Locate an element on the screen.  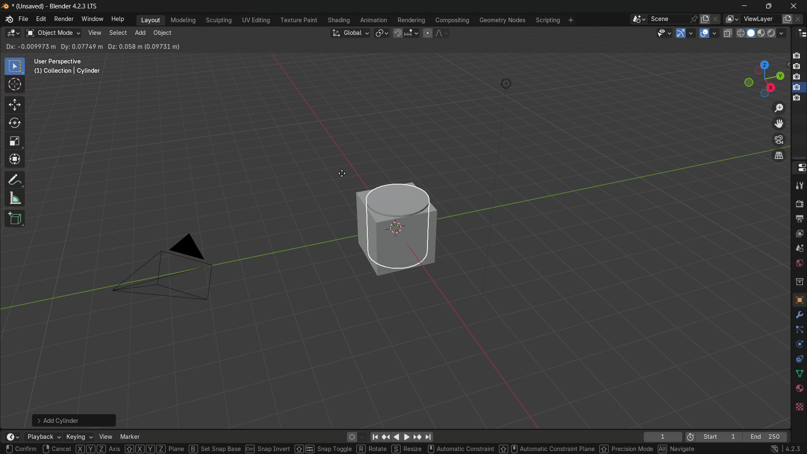
sculpting menu is located at coordinates (219, 21).